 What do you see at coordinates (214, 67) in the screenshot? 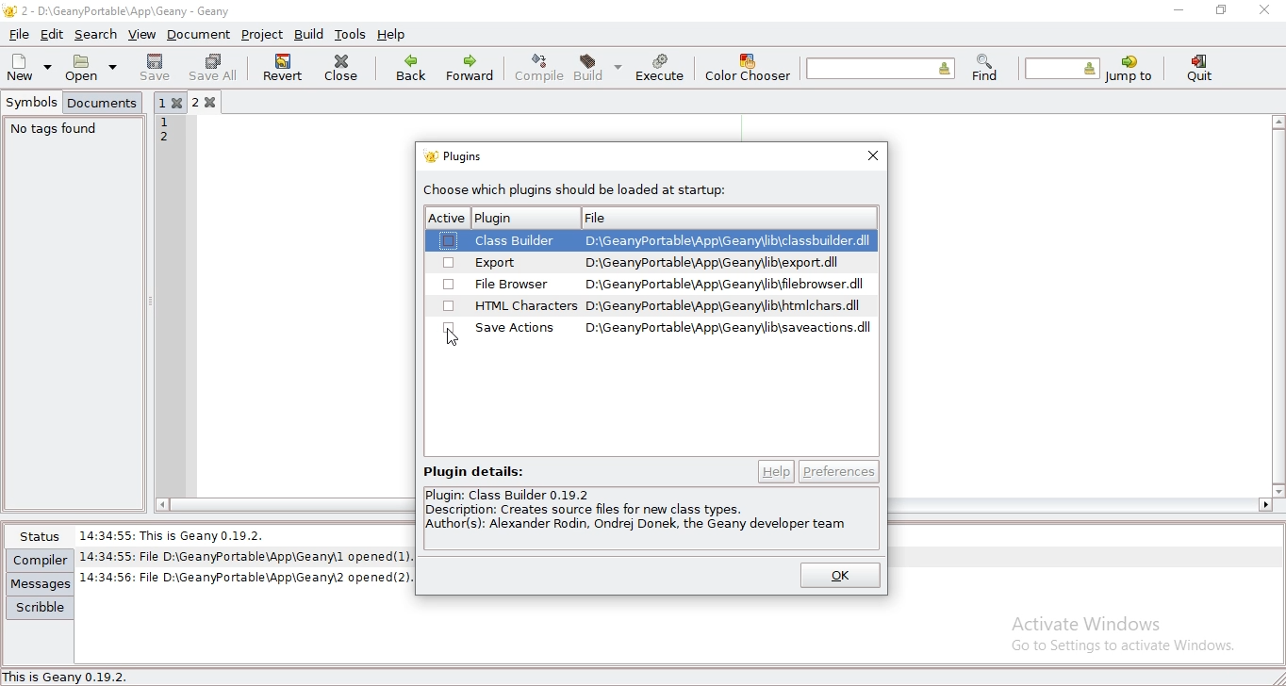
I see `save all` at bounding box center [214, 67].